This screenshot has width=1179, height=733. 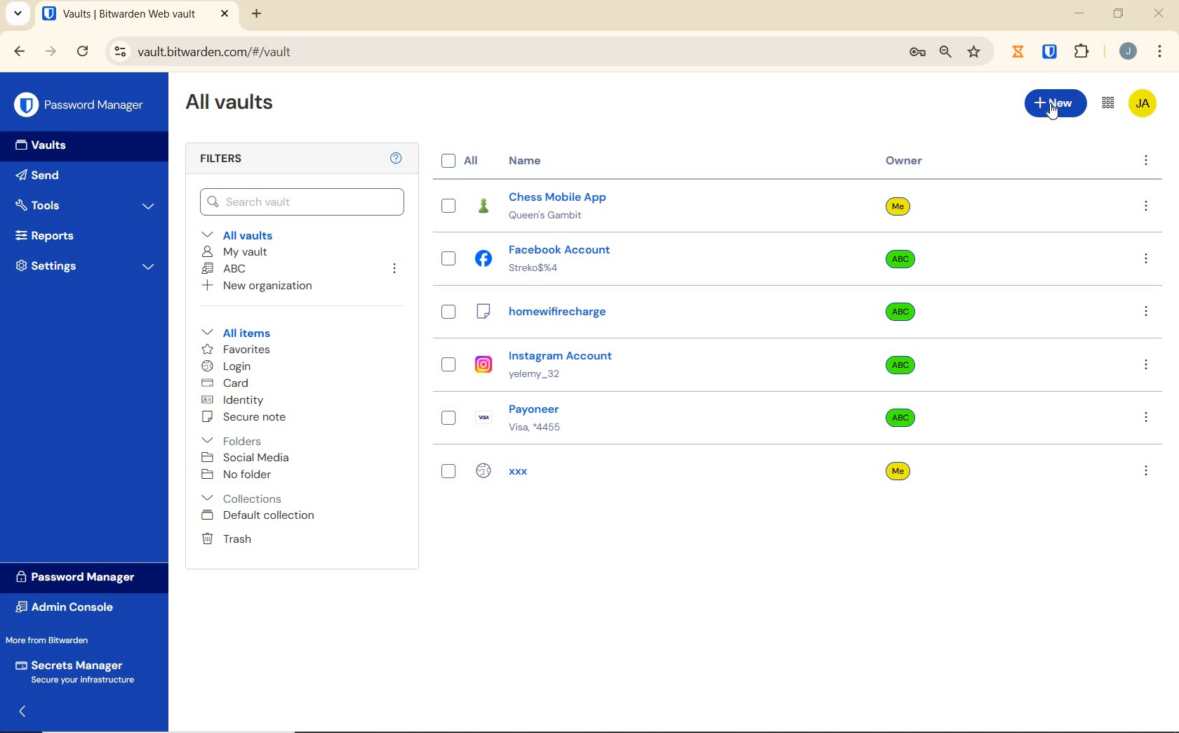 What do you see at coordinates (250, 458) in the screenshot?
I see `social media` at bounding box center [250, 458].